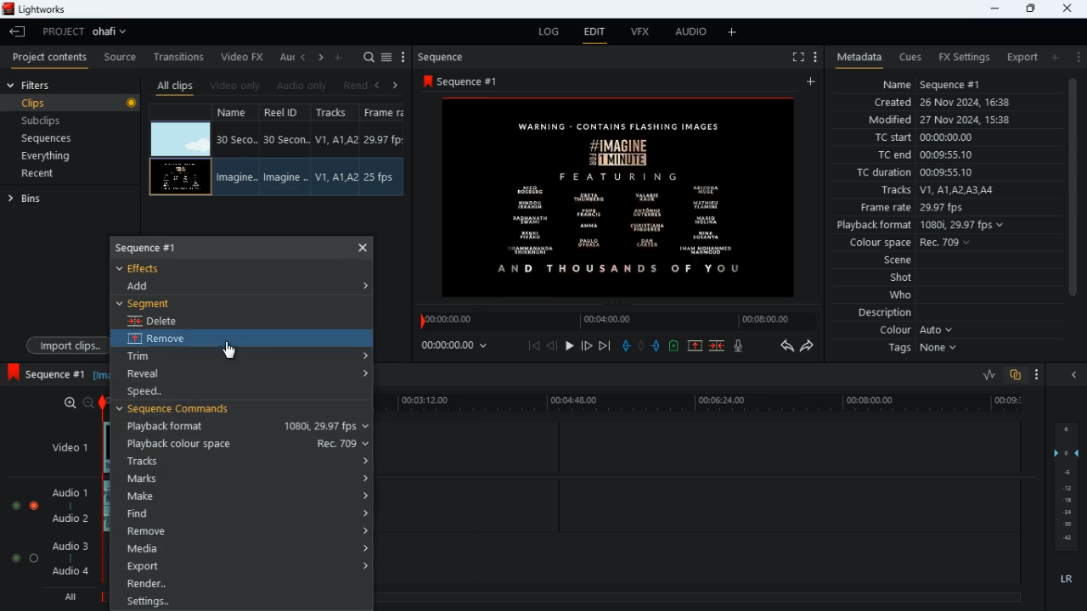 This screenshot has height=611, width=1087. I want to click on back, so click(552, 345).